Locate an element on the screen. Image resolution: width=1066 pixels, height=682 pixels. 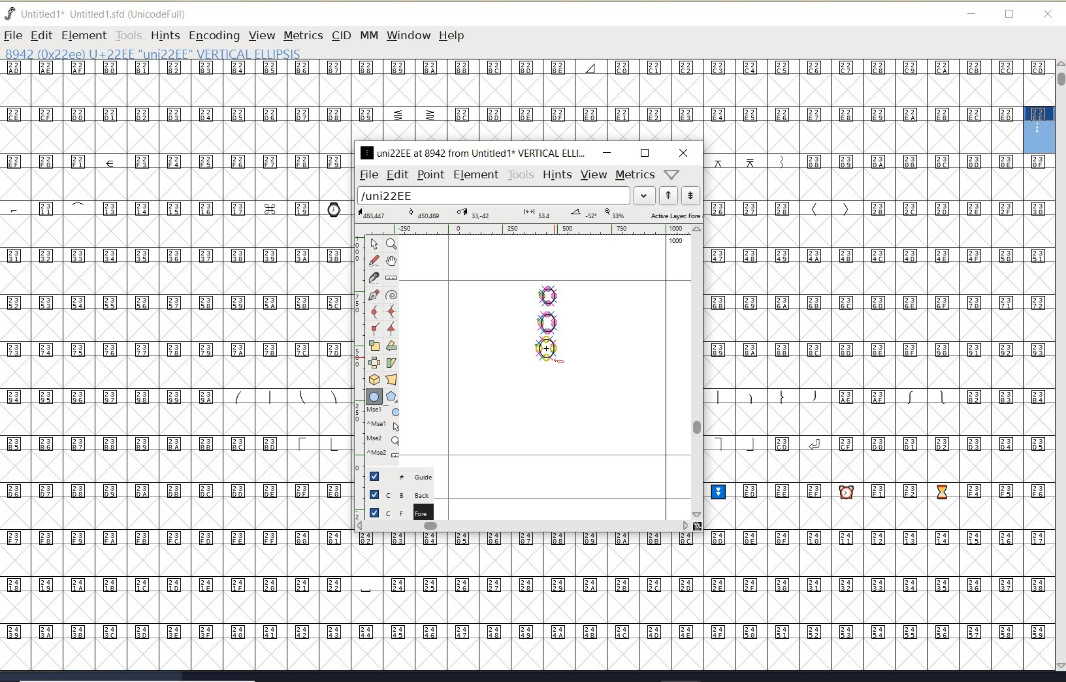
hints is located at coordinates (557, 175).